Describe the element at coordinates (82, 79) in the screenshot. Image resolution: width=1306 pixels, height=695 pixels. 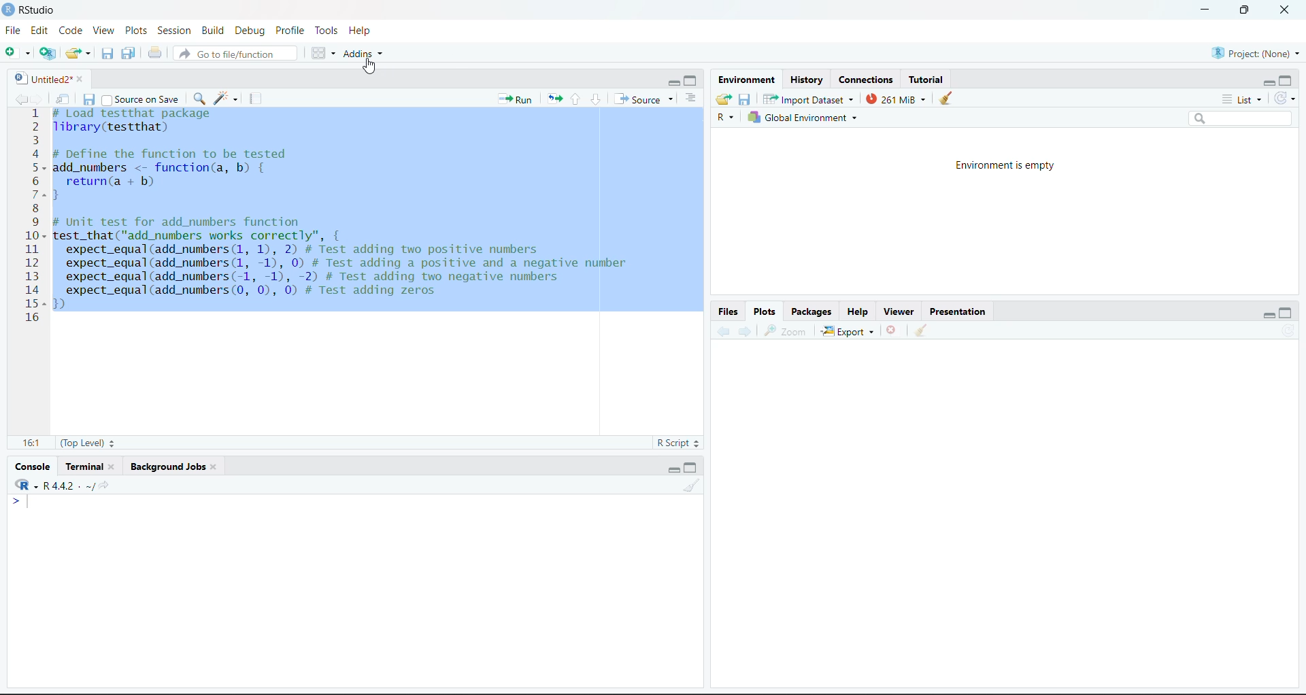
I see `close` at that location.